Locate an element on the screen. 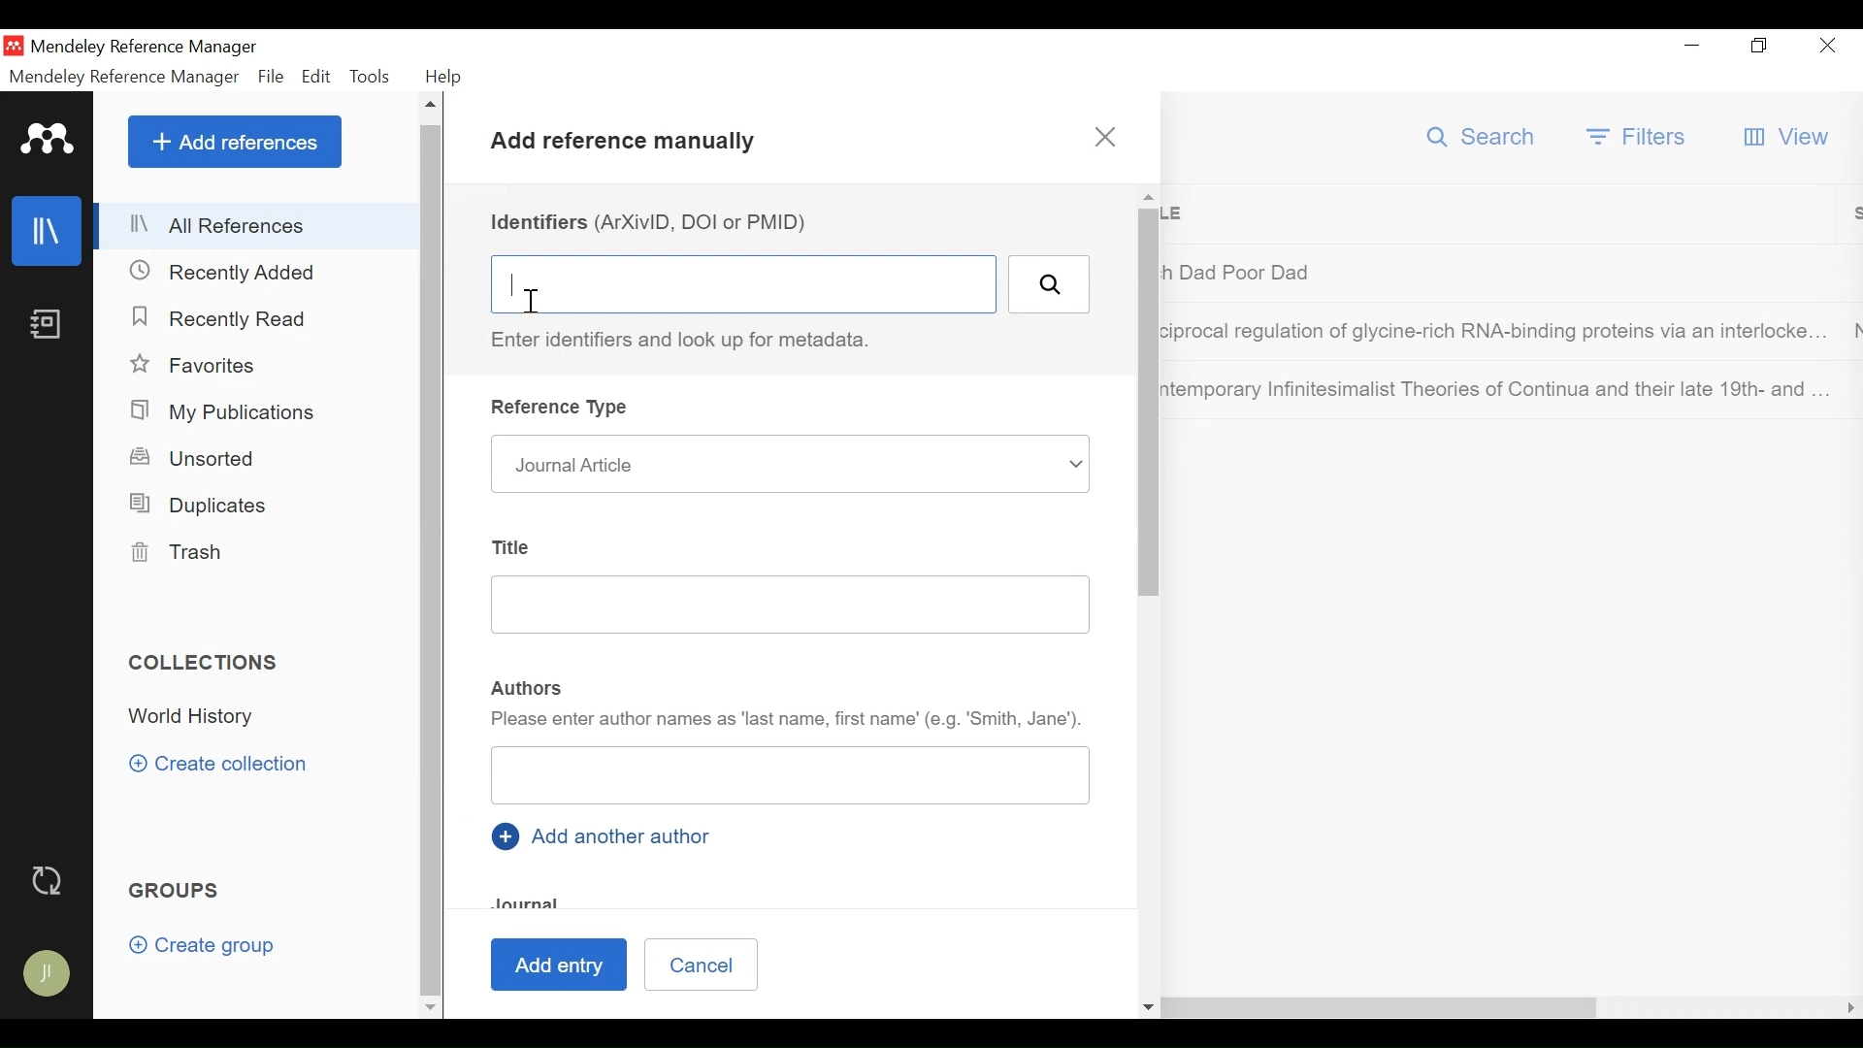 Image resolution: width=1863 pixels, height=1048 pixels. Mendeley Logo is located at coordinates (48, 139).